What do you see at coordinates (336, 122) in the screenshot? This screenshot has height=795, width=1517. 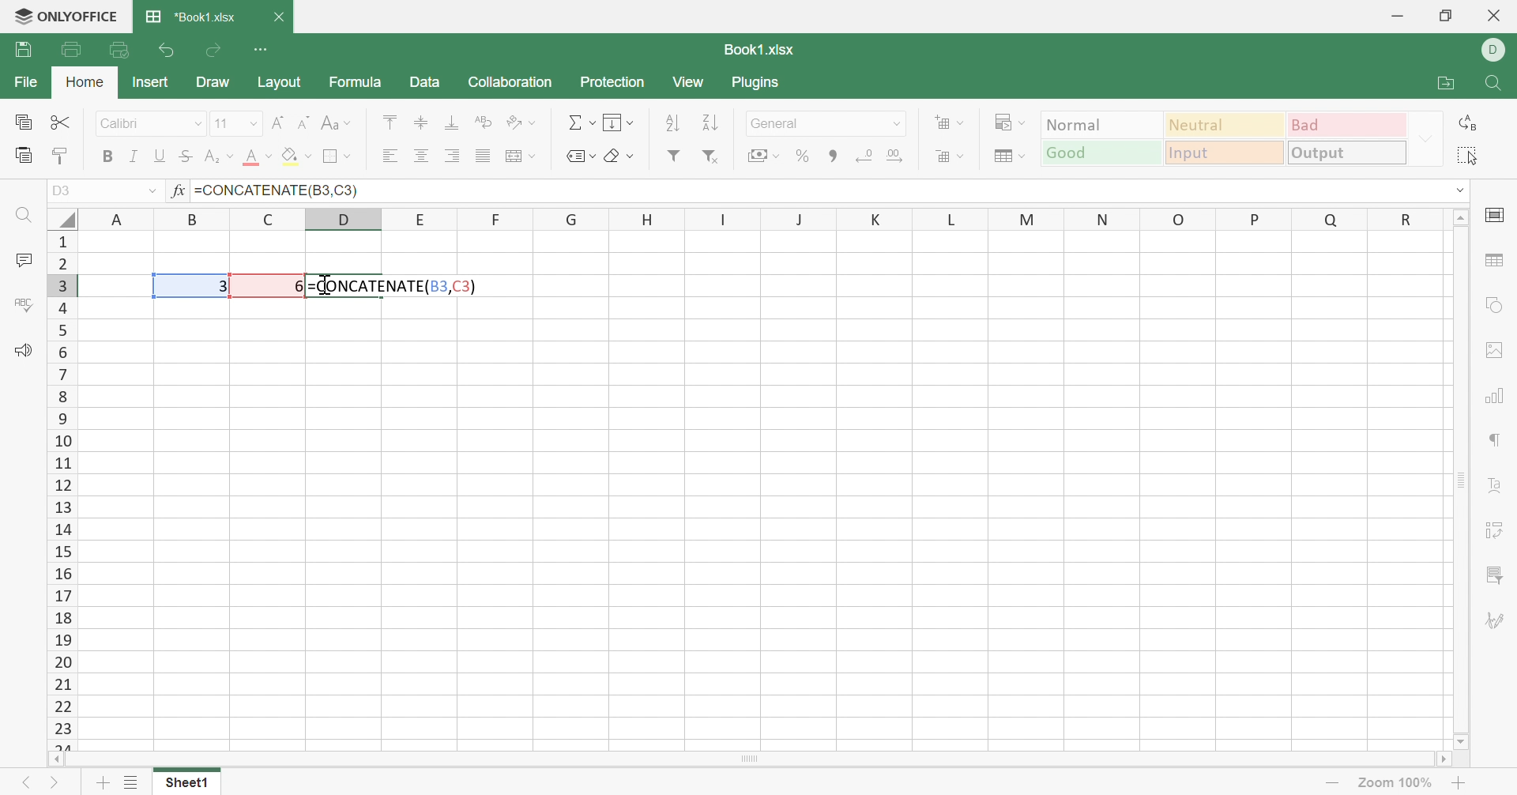 I see `Change case` at bounding box center [336, 122].